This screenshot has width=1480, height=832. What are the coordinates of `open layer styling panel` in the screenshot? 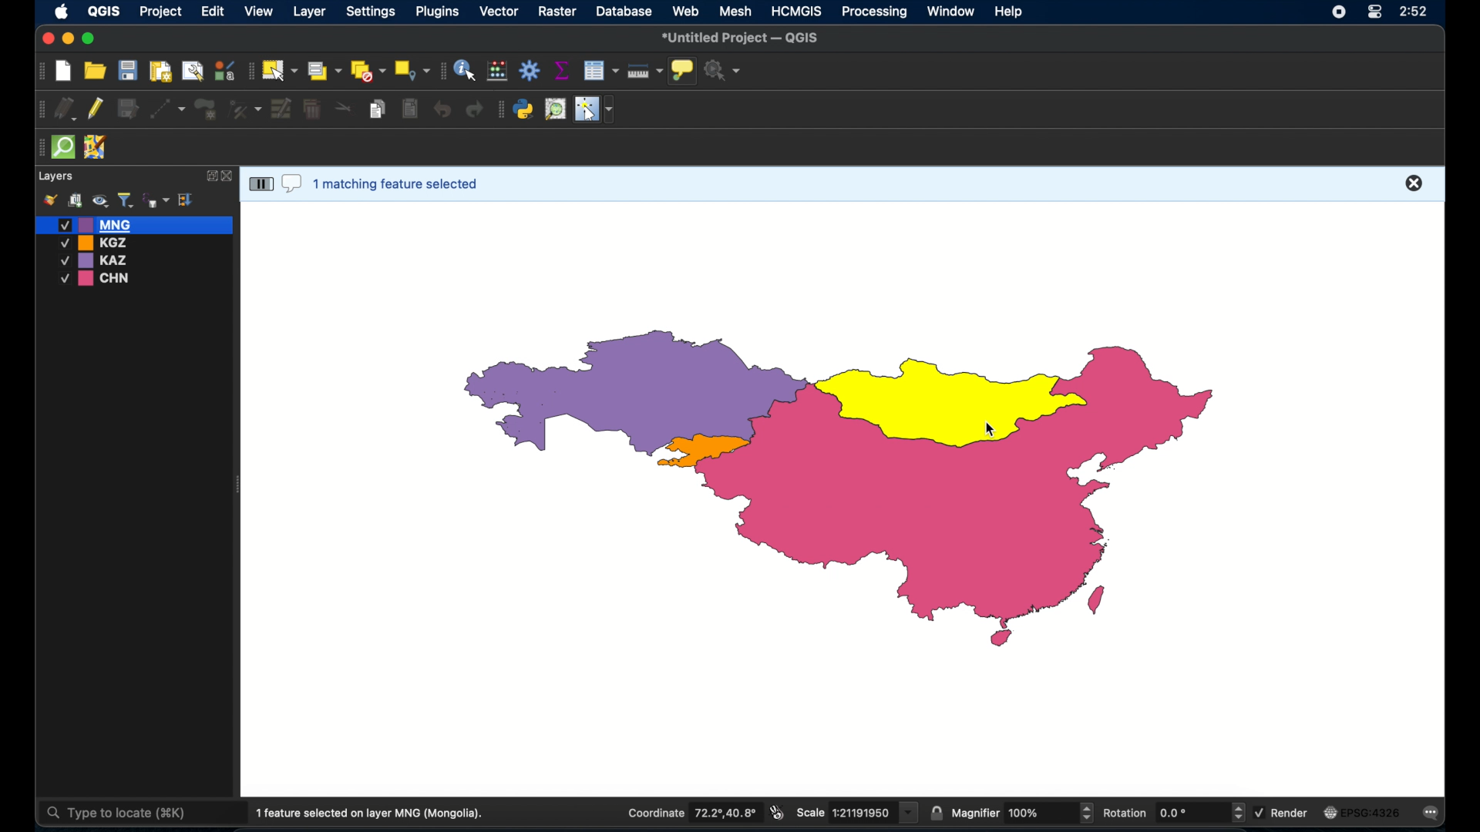 It's located at (50, 200).